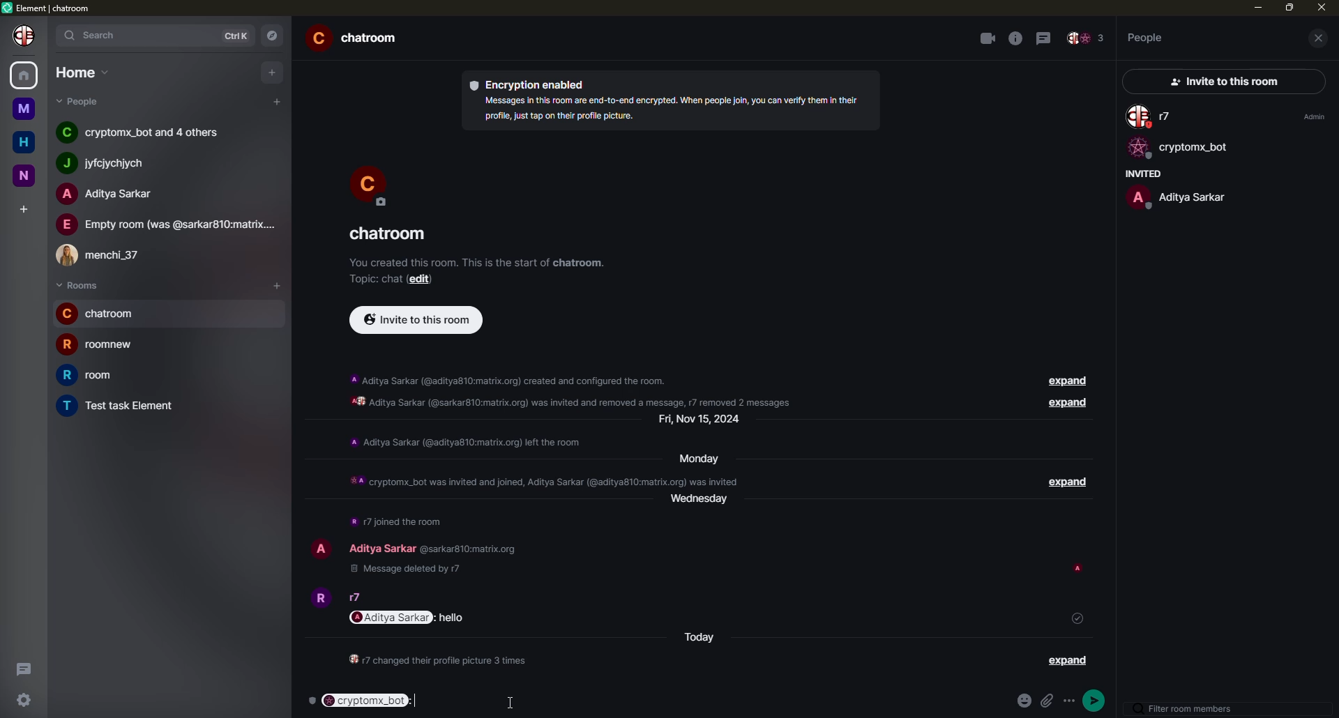 The width and height of the screenshot is (1339, 718). What do you see at coordinates (668, 108) in the screenshot?
I see `info` at bounding box center [668, 108].